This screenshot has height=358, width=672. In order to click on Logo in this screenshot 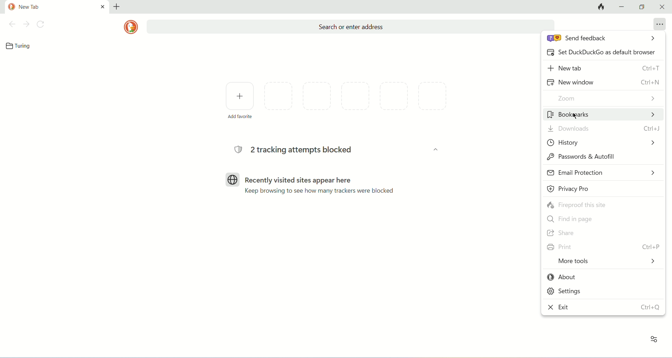, I will do `click(233, 179)`.